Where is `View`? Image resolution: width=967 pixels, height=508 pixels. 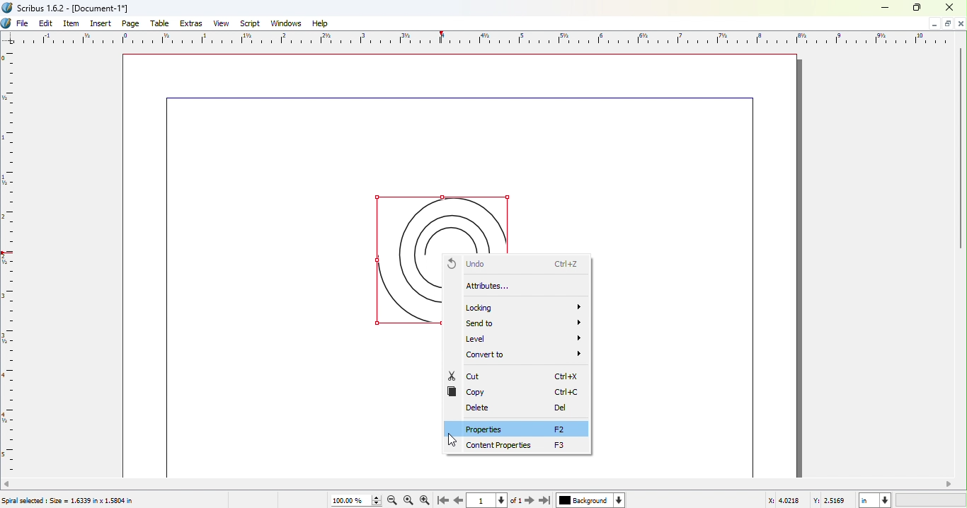
View is located at coordinates (224, 23).